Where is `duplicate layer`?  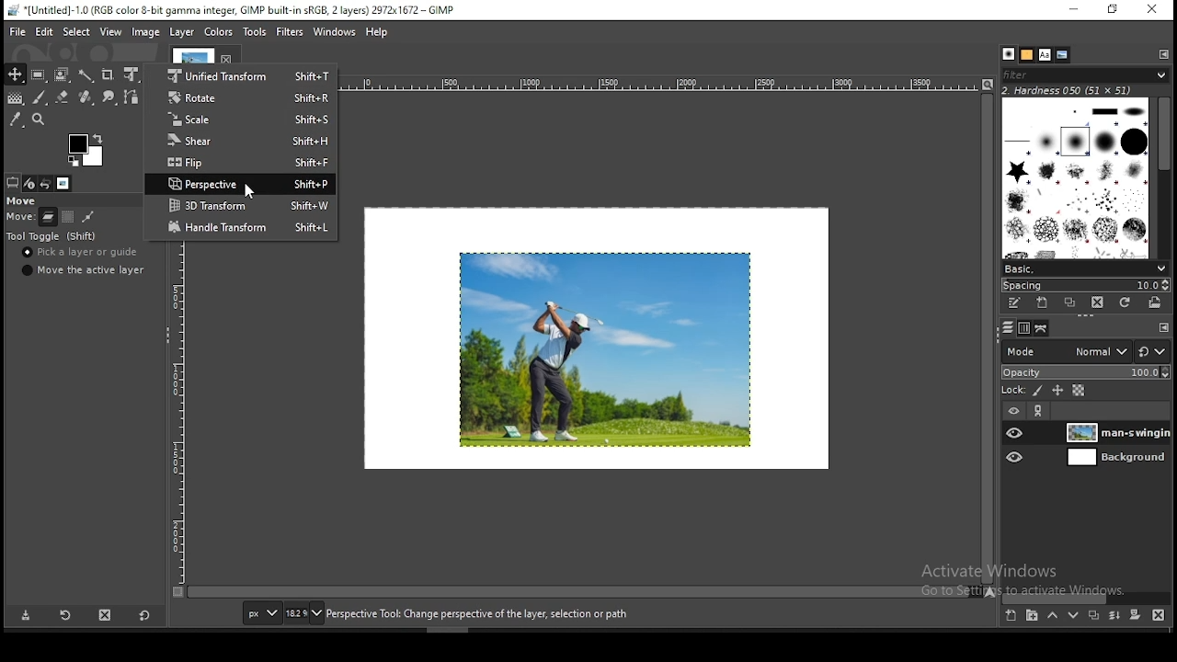 duplicate layer is located at coordinates (1094, 614).